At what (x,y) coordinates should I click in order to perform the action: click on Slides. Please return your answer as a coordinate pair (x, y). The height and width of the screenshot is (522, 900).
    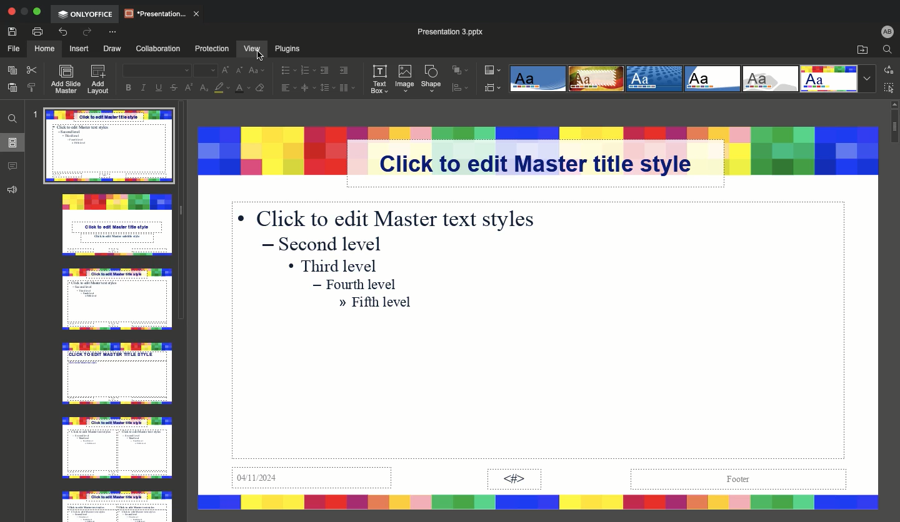
    Looking at the image, I should click on (12, 142).